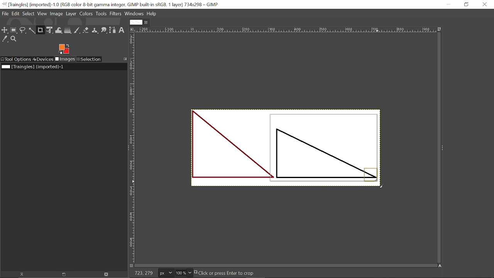 This screenshot has height=278, width=494. I want to click on Show sidebar menu, so click(443, 148).